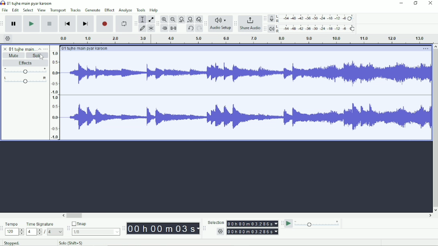 The height and width of the screenshot is (246, 438). I want to click on Undo, so click(190, 28).